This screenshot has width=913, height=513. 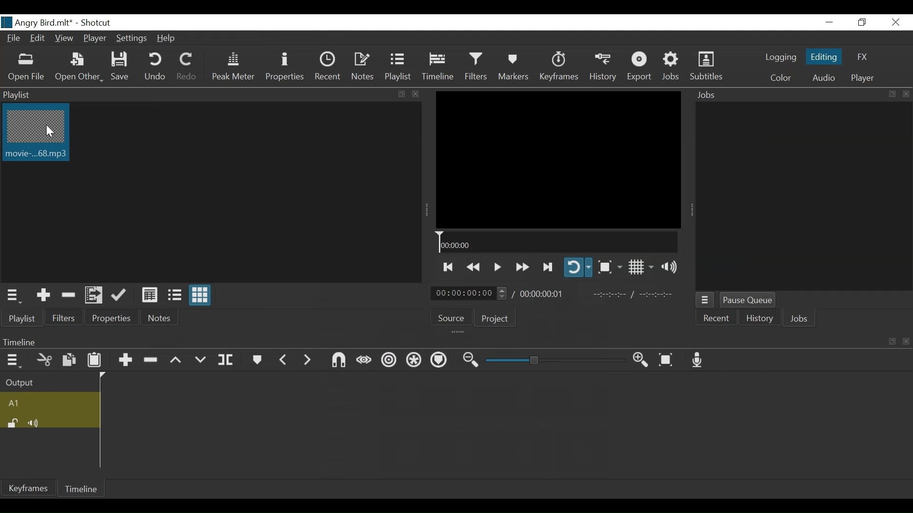 What do you see at coordinates (557, 242) in the screenshot?
I see `Timeline` at bounding box center [557, 242].